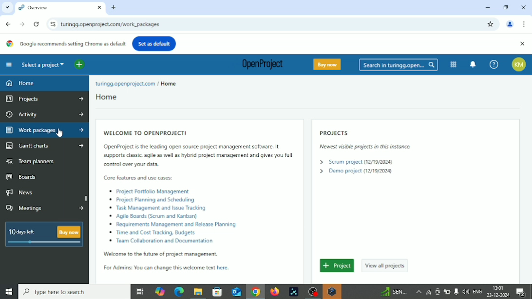 This screenshot has height=299, width=532. I want to click on Google recommends setting Chrome as default, so click(65, 44).